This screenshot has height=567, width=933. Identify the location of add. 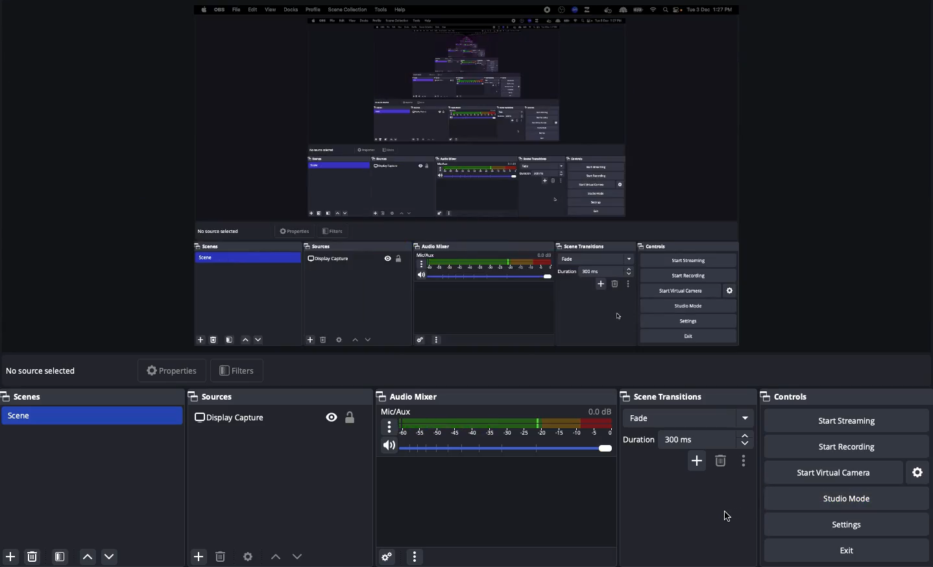
(9, 557).